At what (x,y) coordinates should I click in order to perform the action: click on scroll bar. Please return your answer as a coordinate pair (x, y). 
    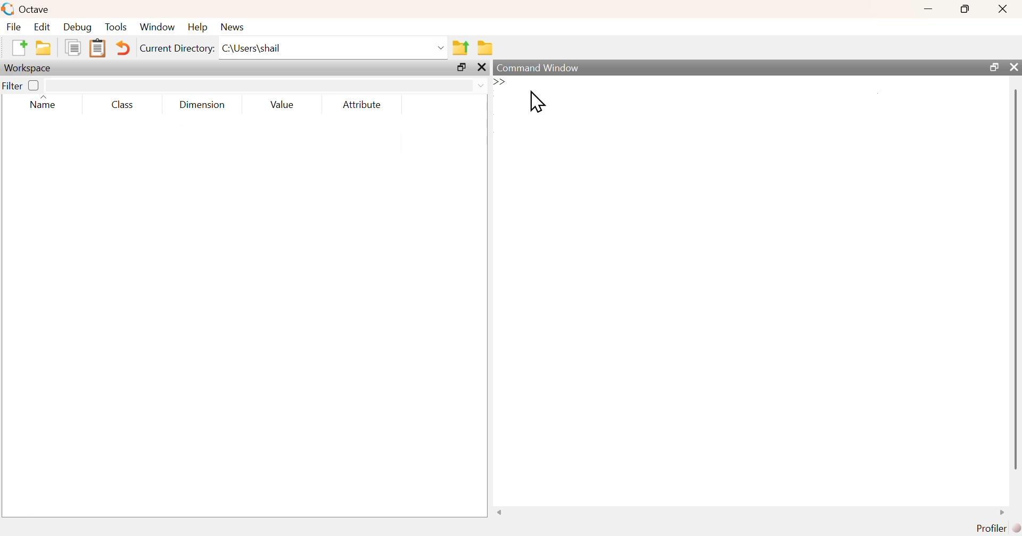
    Looking at the image, I should click on (1013, 279).